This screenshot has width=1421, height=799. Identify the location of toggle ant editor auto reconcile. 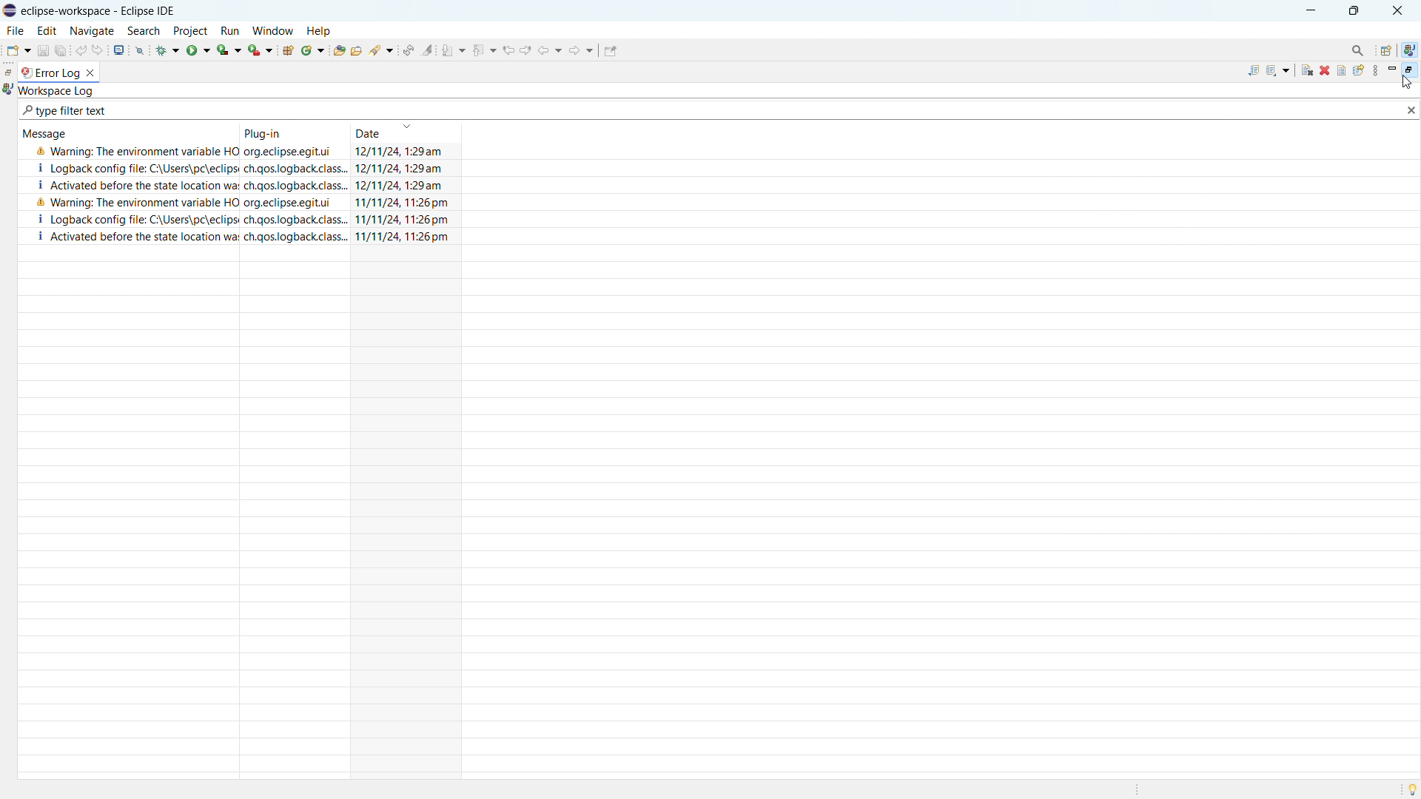
(410, 50).